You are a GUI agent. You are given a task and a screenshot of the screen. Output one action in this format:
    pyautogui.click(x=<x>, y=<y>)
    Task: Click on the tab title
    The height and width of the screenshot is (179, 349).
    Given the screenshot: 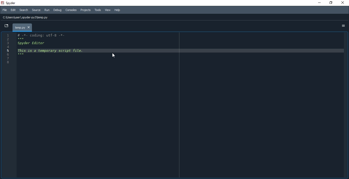 What is the action you would take?
    pyautogui.click(x=22, y=27)
    